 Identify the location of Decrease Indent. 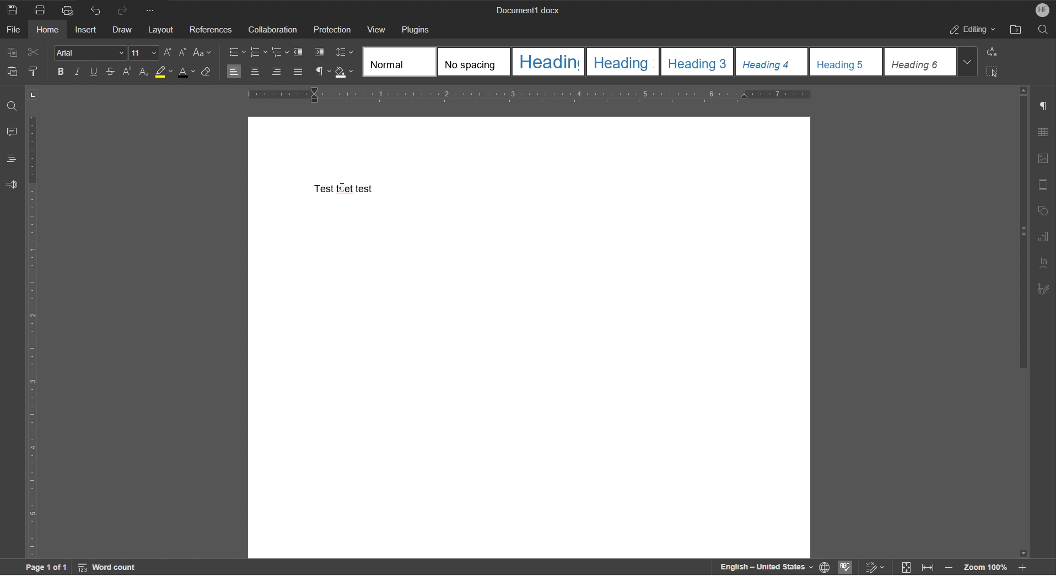
(300, 53).